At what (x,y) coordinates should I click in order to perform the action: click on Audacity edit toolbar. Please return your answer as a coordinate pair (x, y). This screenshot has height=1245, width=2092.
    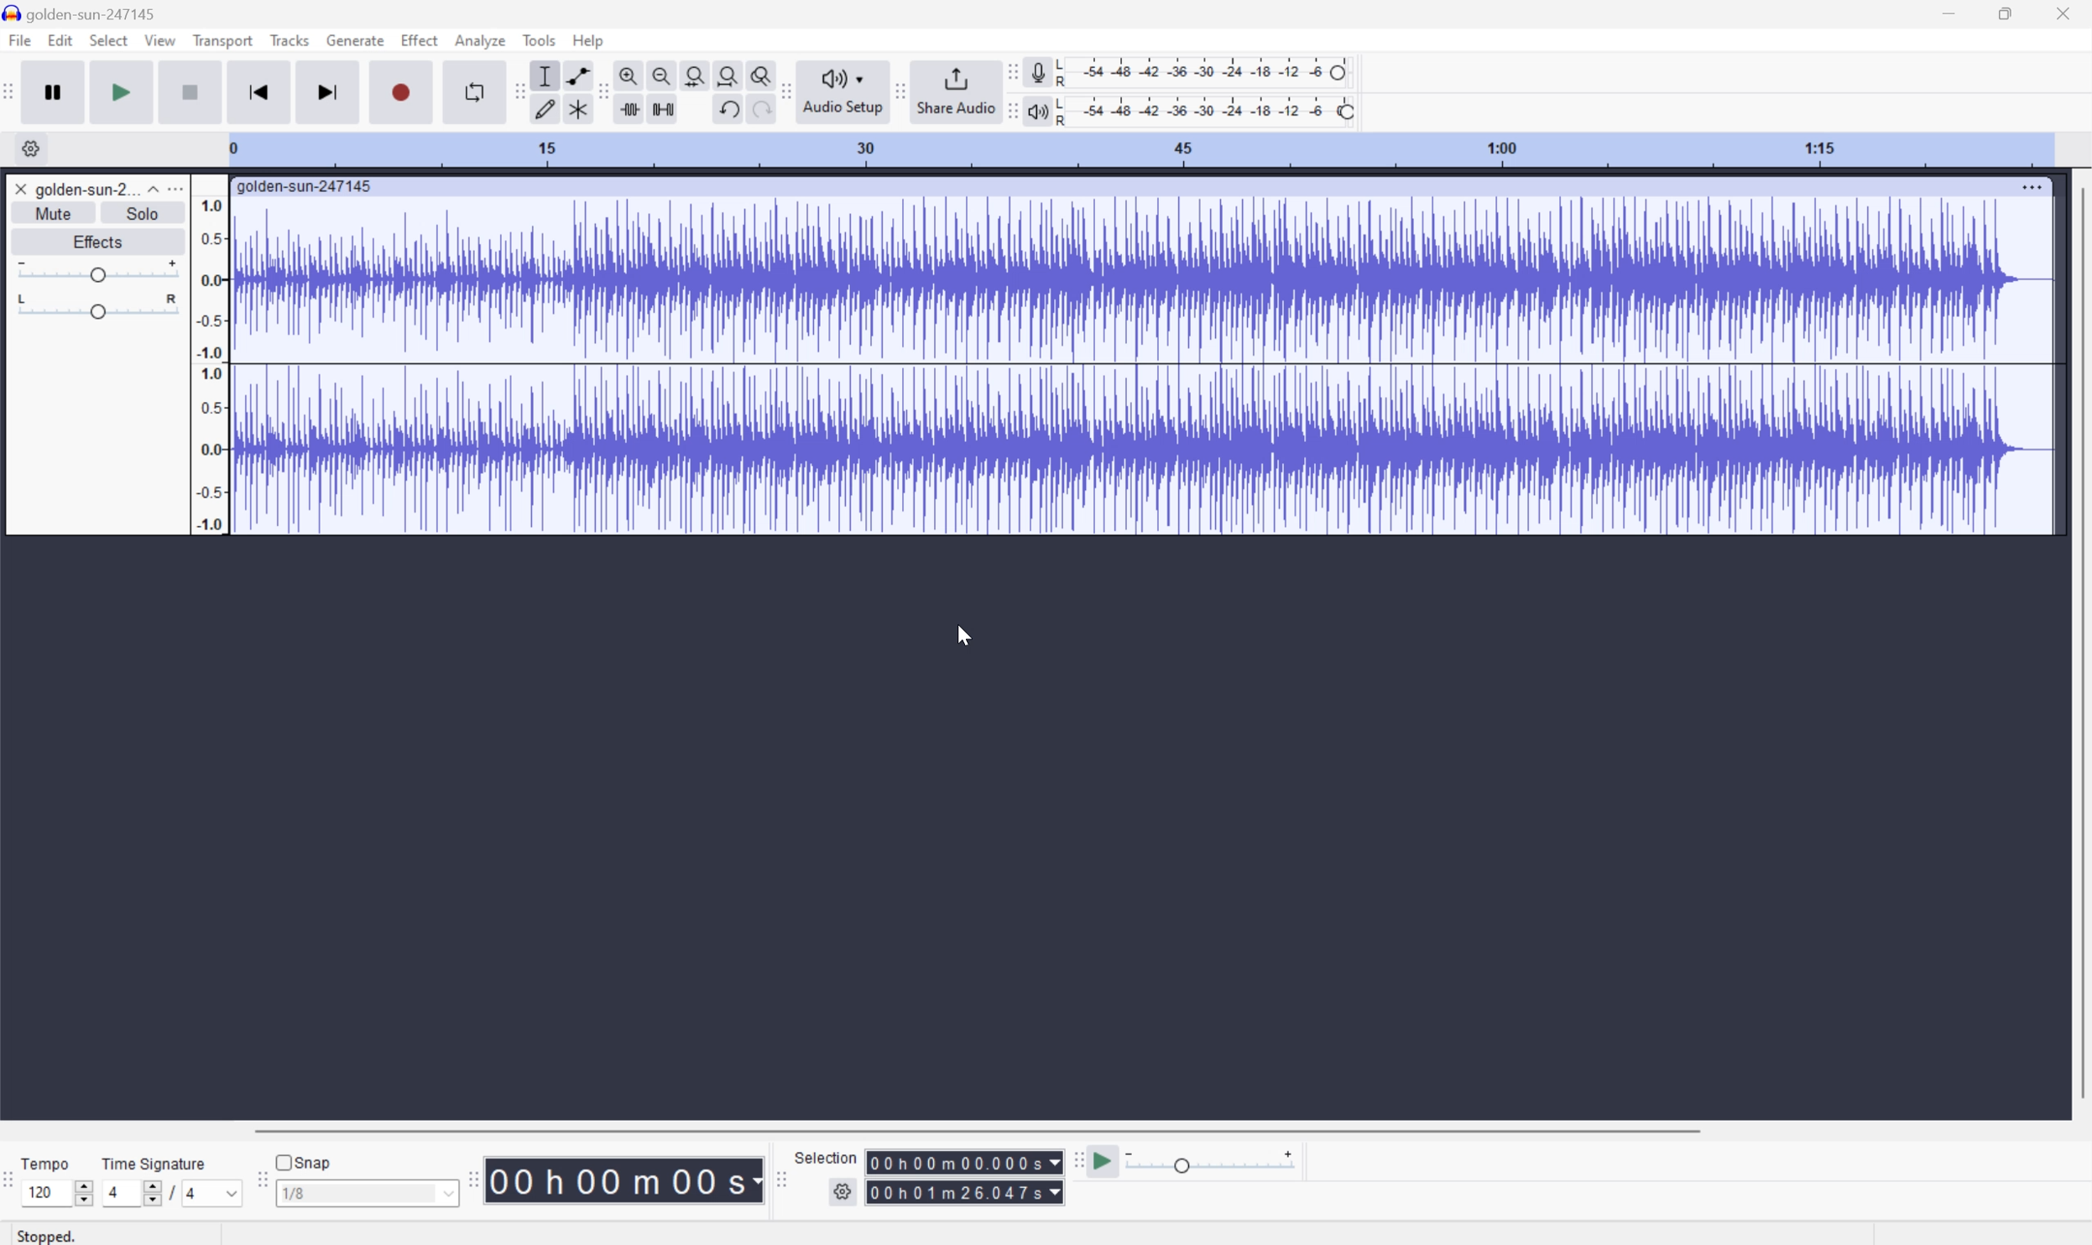
    Looking at the image, I should click on (517, 91).